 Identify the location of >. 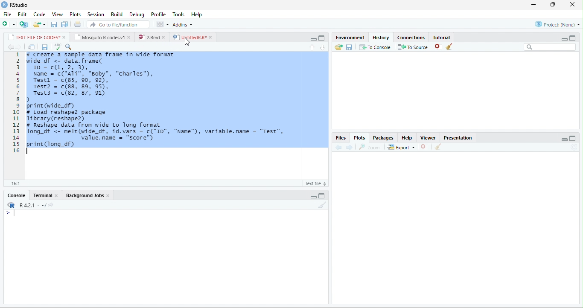
(10, 213).